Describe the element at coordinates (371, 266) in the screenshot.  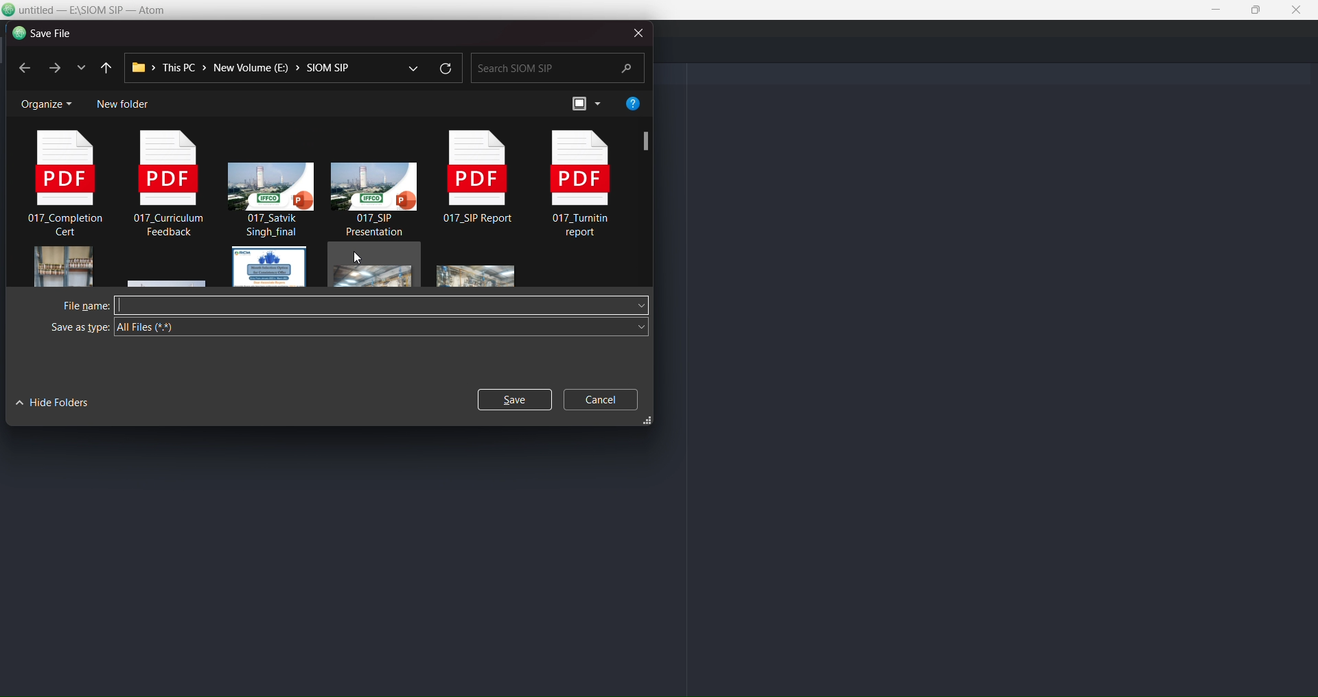
I see `file` at that location.